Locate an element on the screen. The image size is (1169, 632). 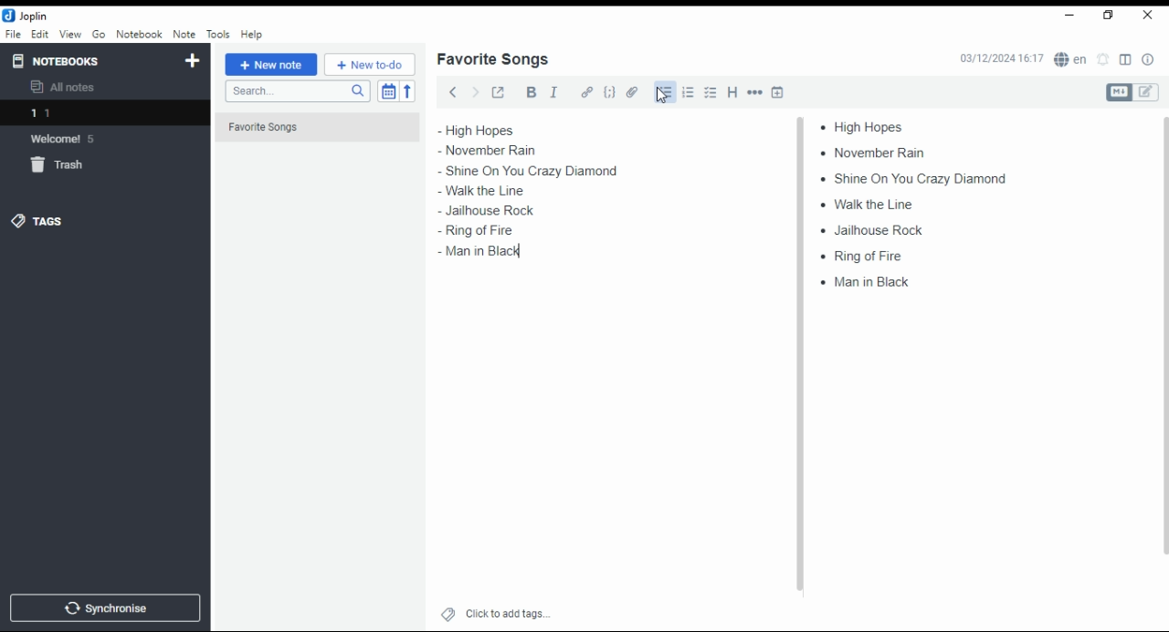
Favorite Songs is located at coordinates (308, 128).